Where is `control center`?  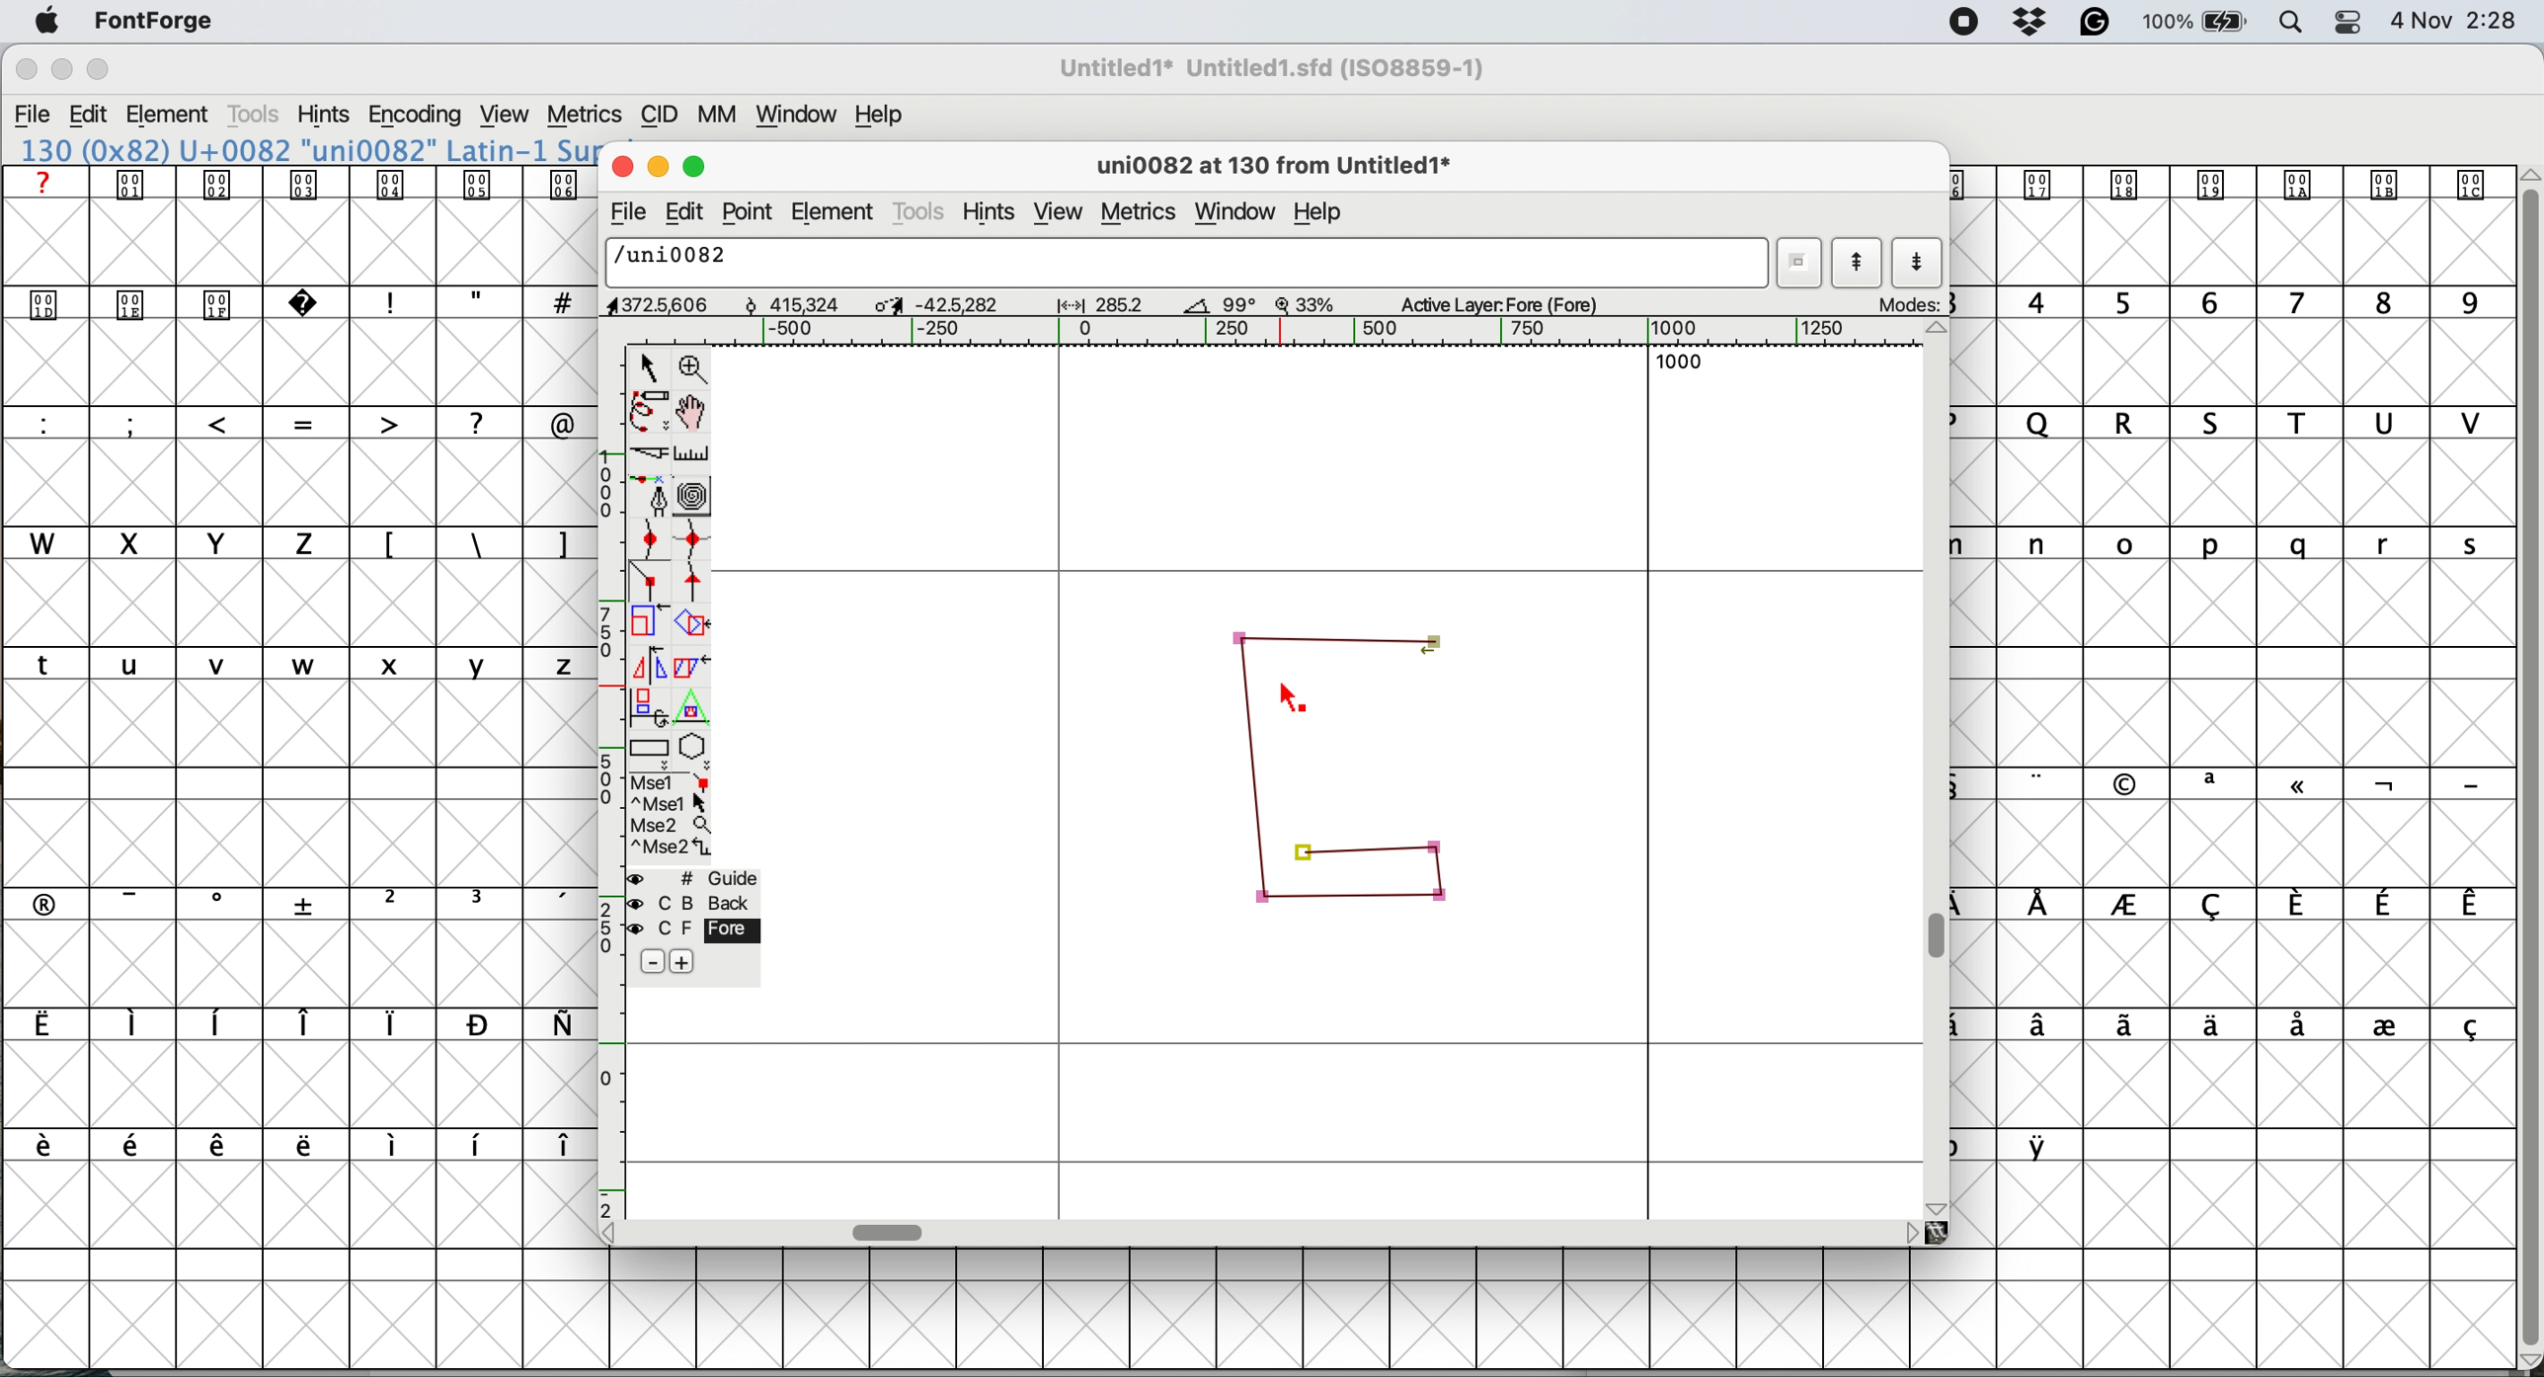
control center is located at coordinates (2346, 22).